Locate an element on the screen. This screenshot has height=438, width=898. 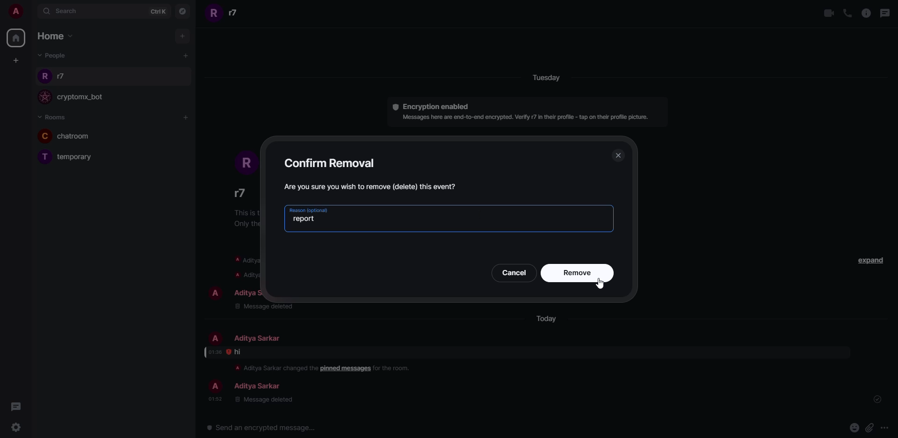
sent is located at coordinates (879, 400).